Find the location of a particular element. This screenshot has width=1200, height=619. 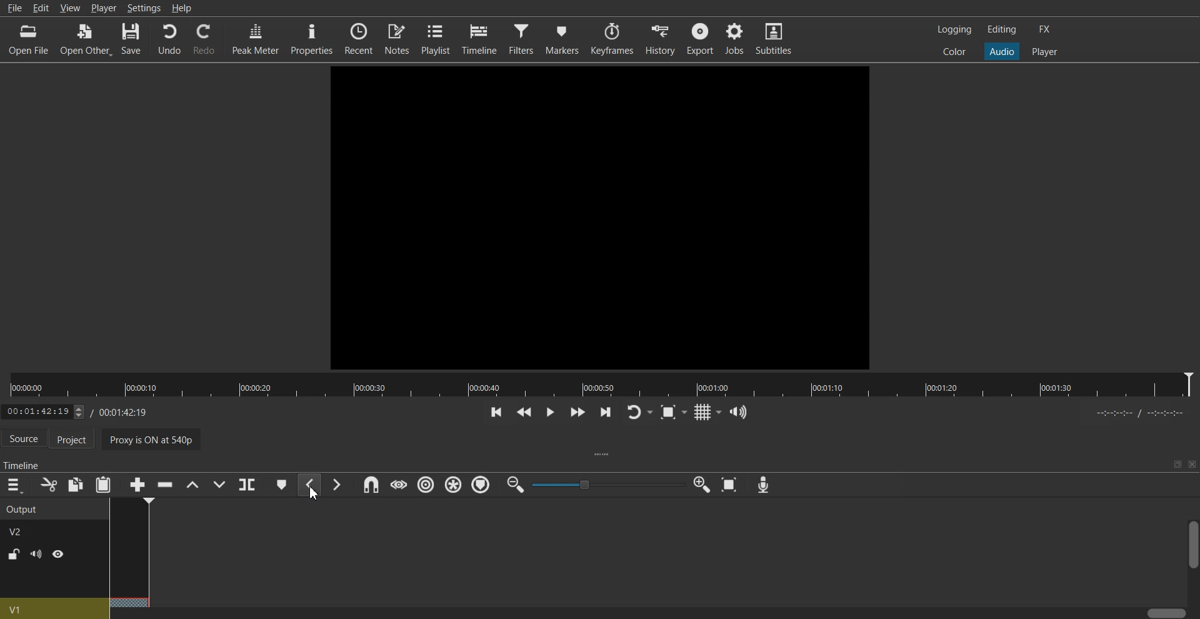

Text  is located at coordinates (23, 520).